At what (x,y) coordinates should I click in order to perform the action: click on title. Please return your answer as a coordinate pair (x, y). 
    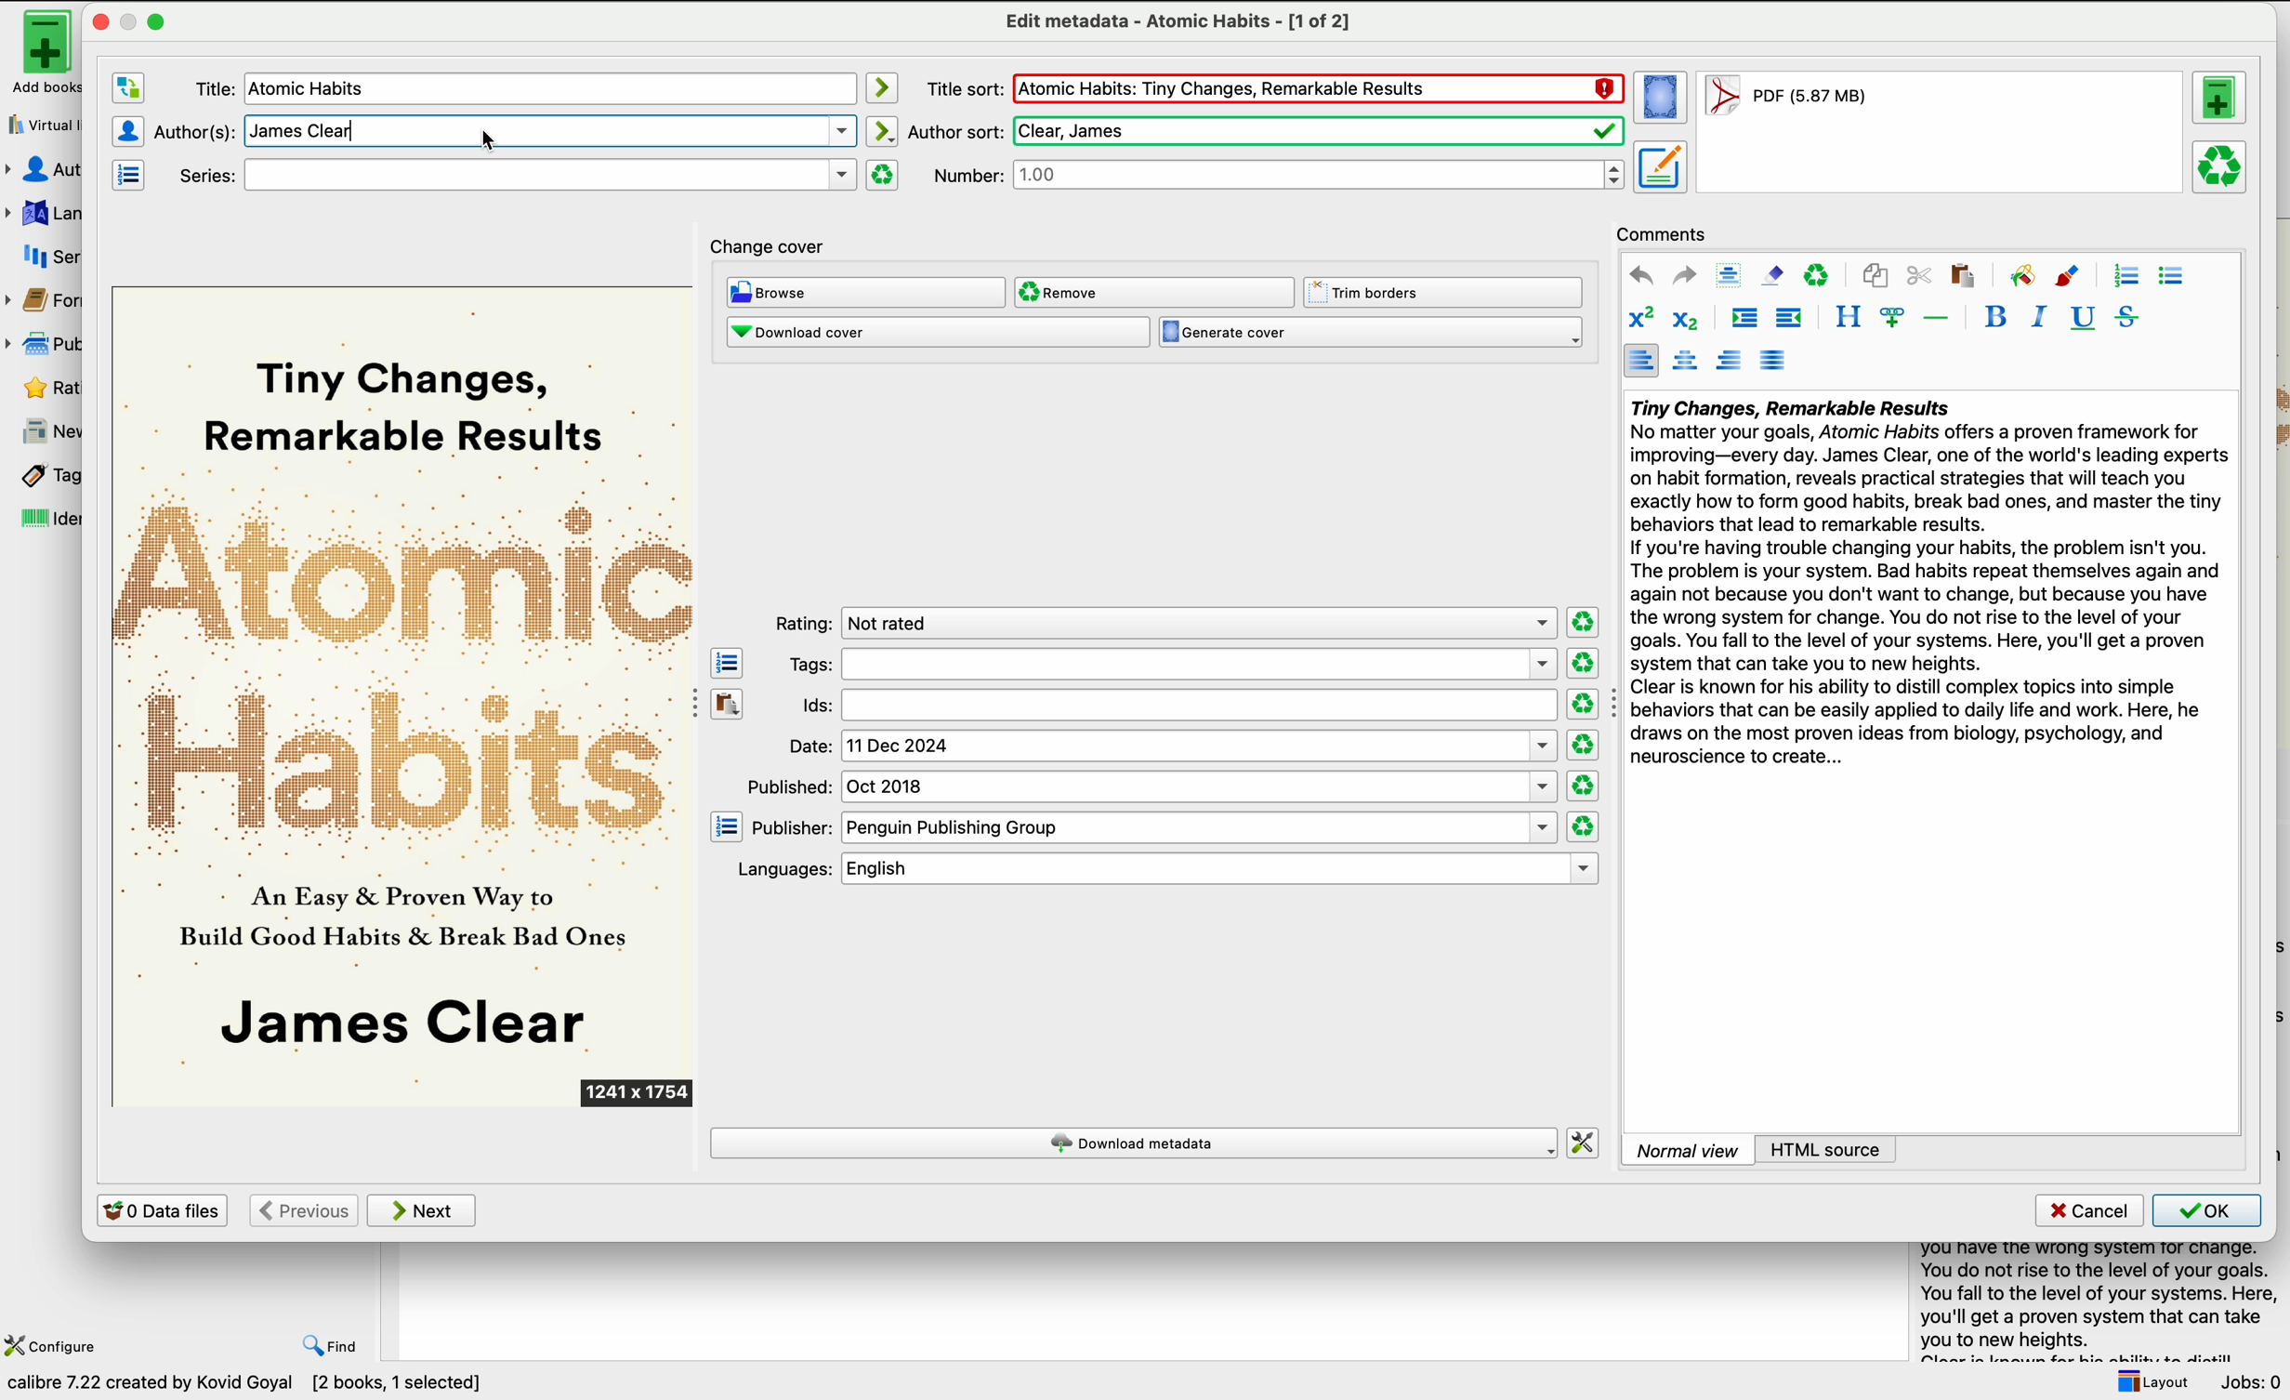
    Looking at the image, I should click on (209, 88).